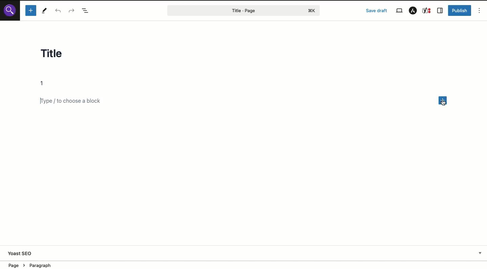  I want to click on Yoast, so click(427, 11).